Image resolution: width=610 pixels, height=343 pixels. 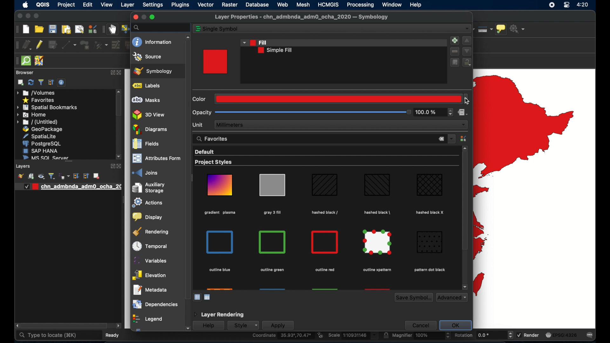 What do you see at coordinates (204, 152) in the screenshot?
I see `default` at bounding box center [204, 152].